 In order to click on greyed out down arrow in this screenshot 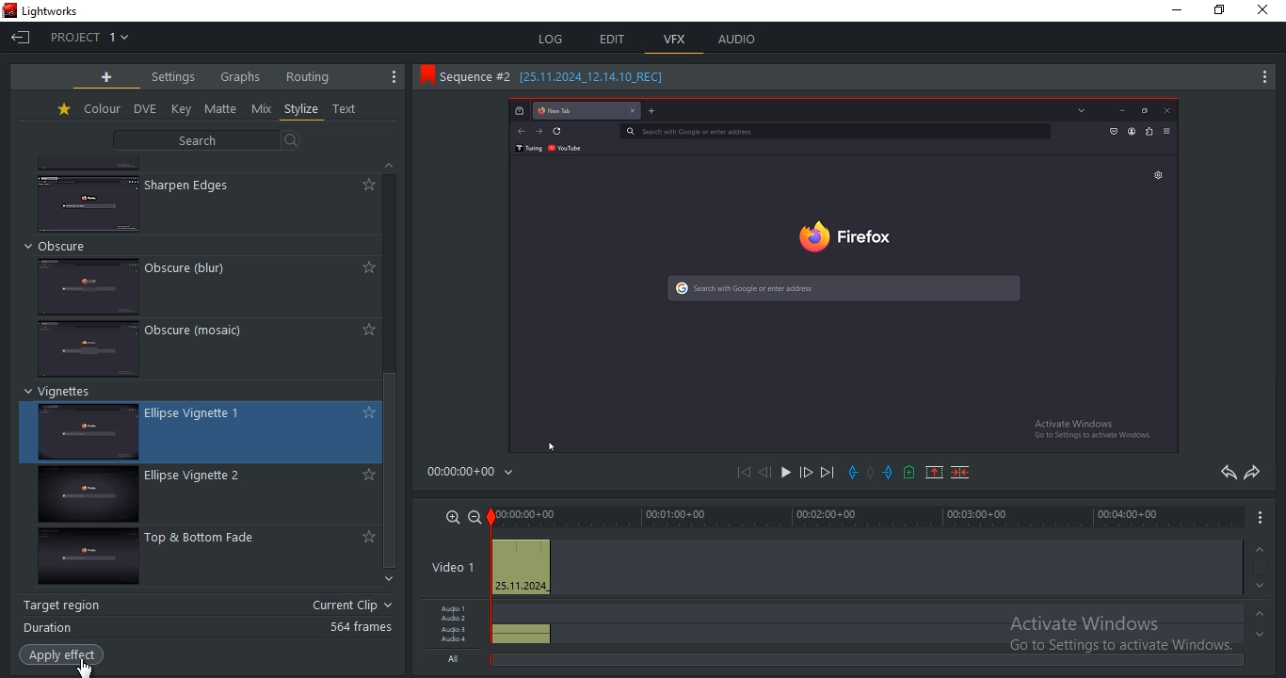, I will do `click(1263, 586)`.